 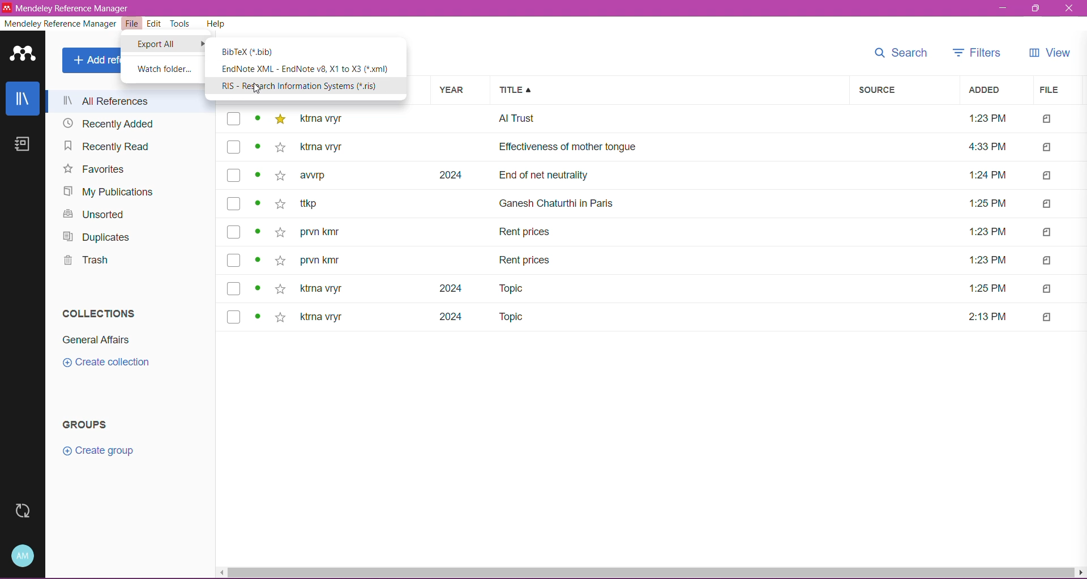 What do you see at coordinates (28, 510) in the screenshot?
I see `Last Sync` at bounding box center [28, 510].